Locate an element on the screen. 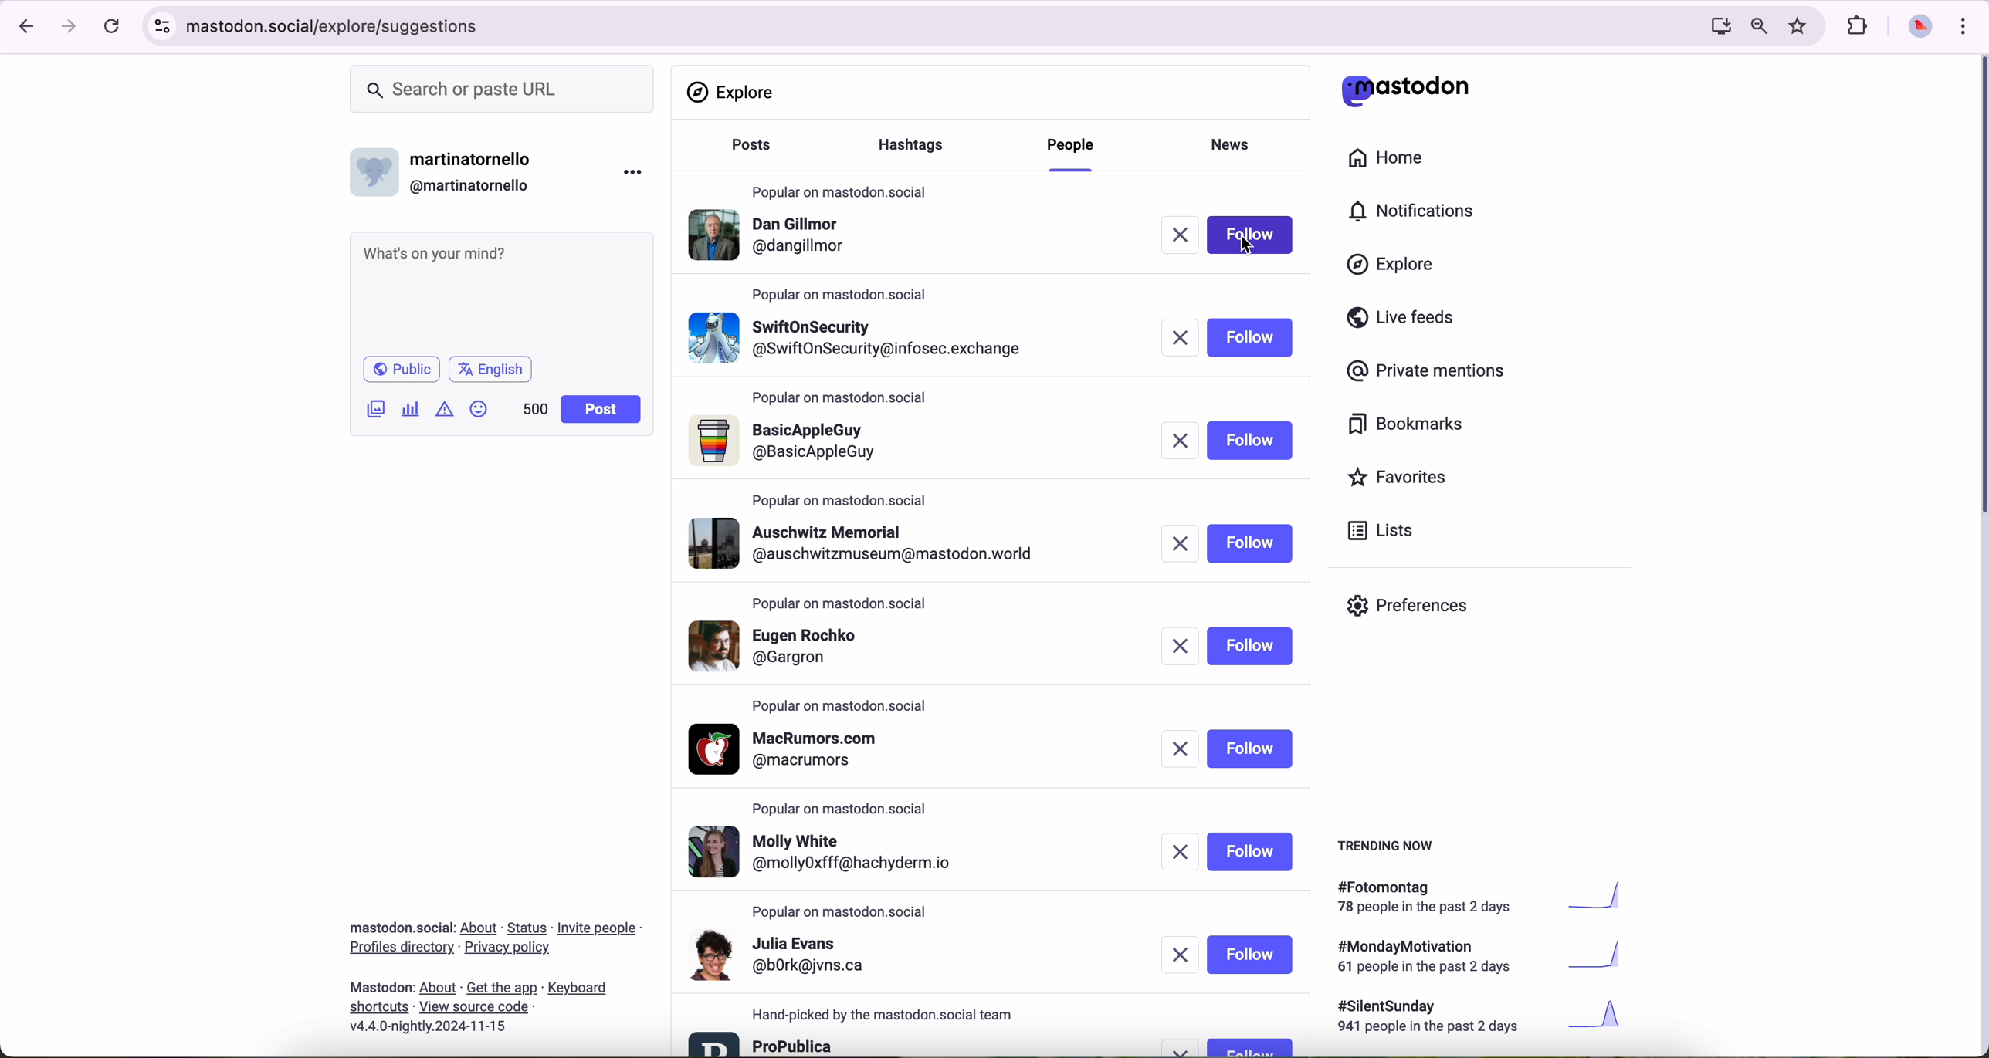 Image resolution: width=1989 pixels, height=1058 pixels. favorites is located at coordinates (1801, 26).